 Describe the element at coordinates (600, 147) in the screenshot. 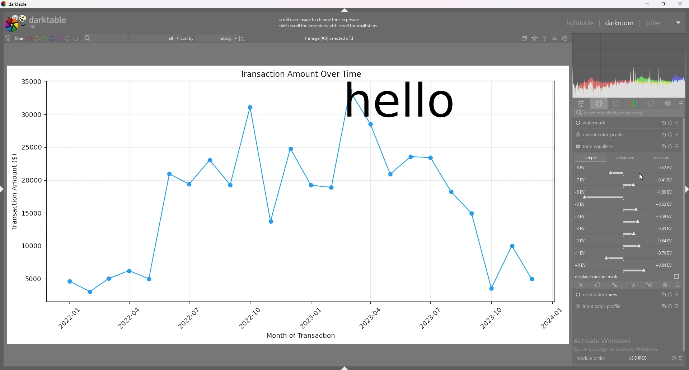

I see `tone equalizer` at that location.